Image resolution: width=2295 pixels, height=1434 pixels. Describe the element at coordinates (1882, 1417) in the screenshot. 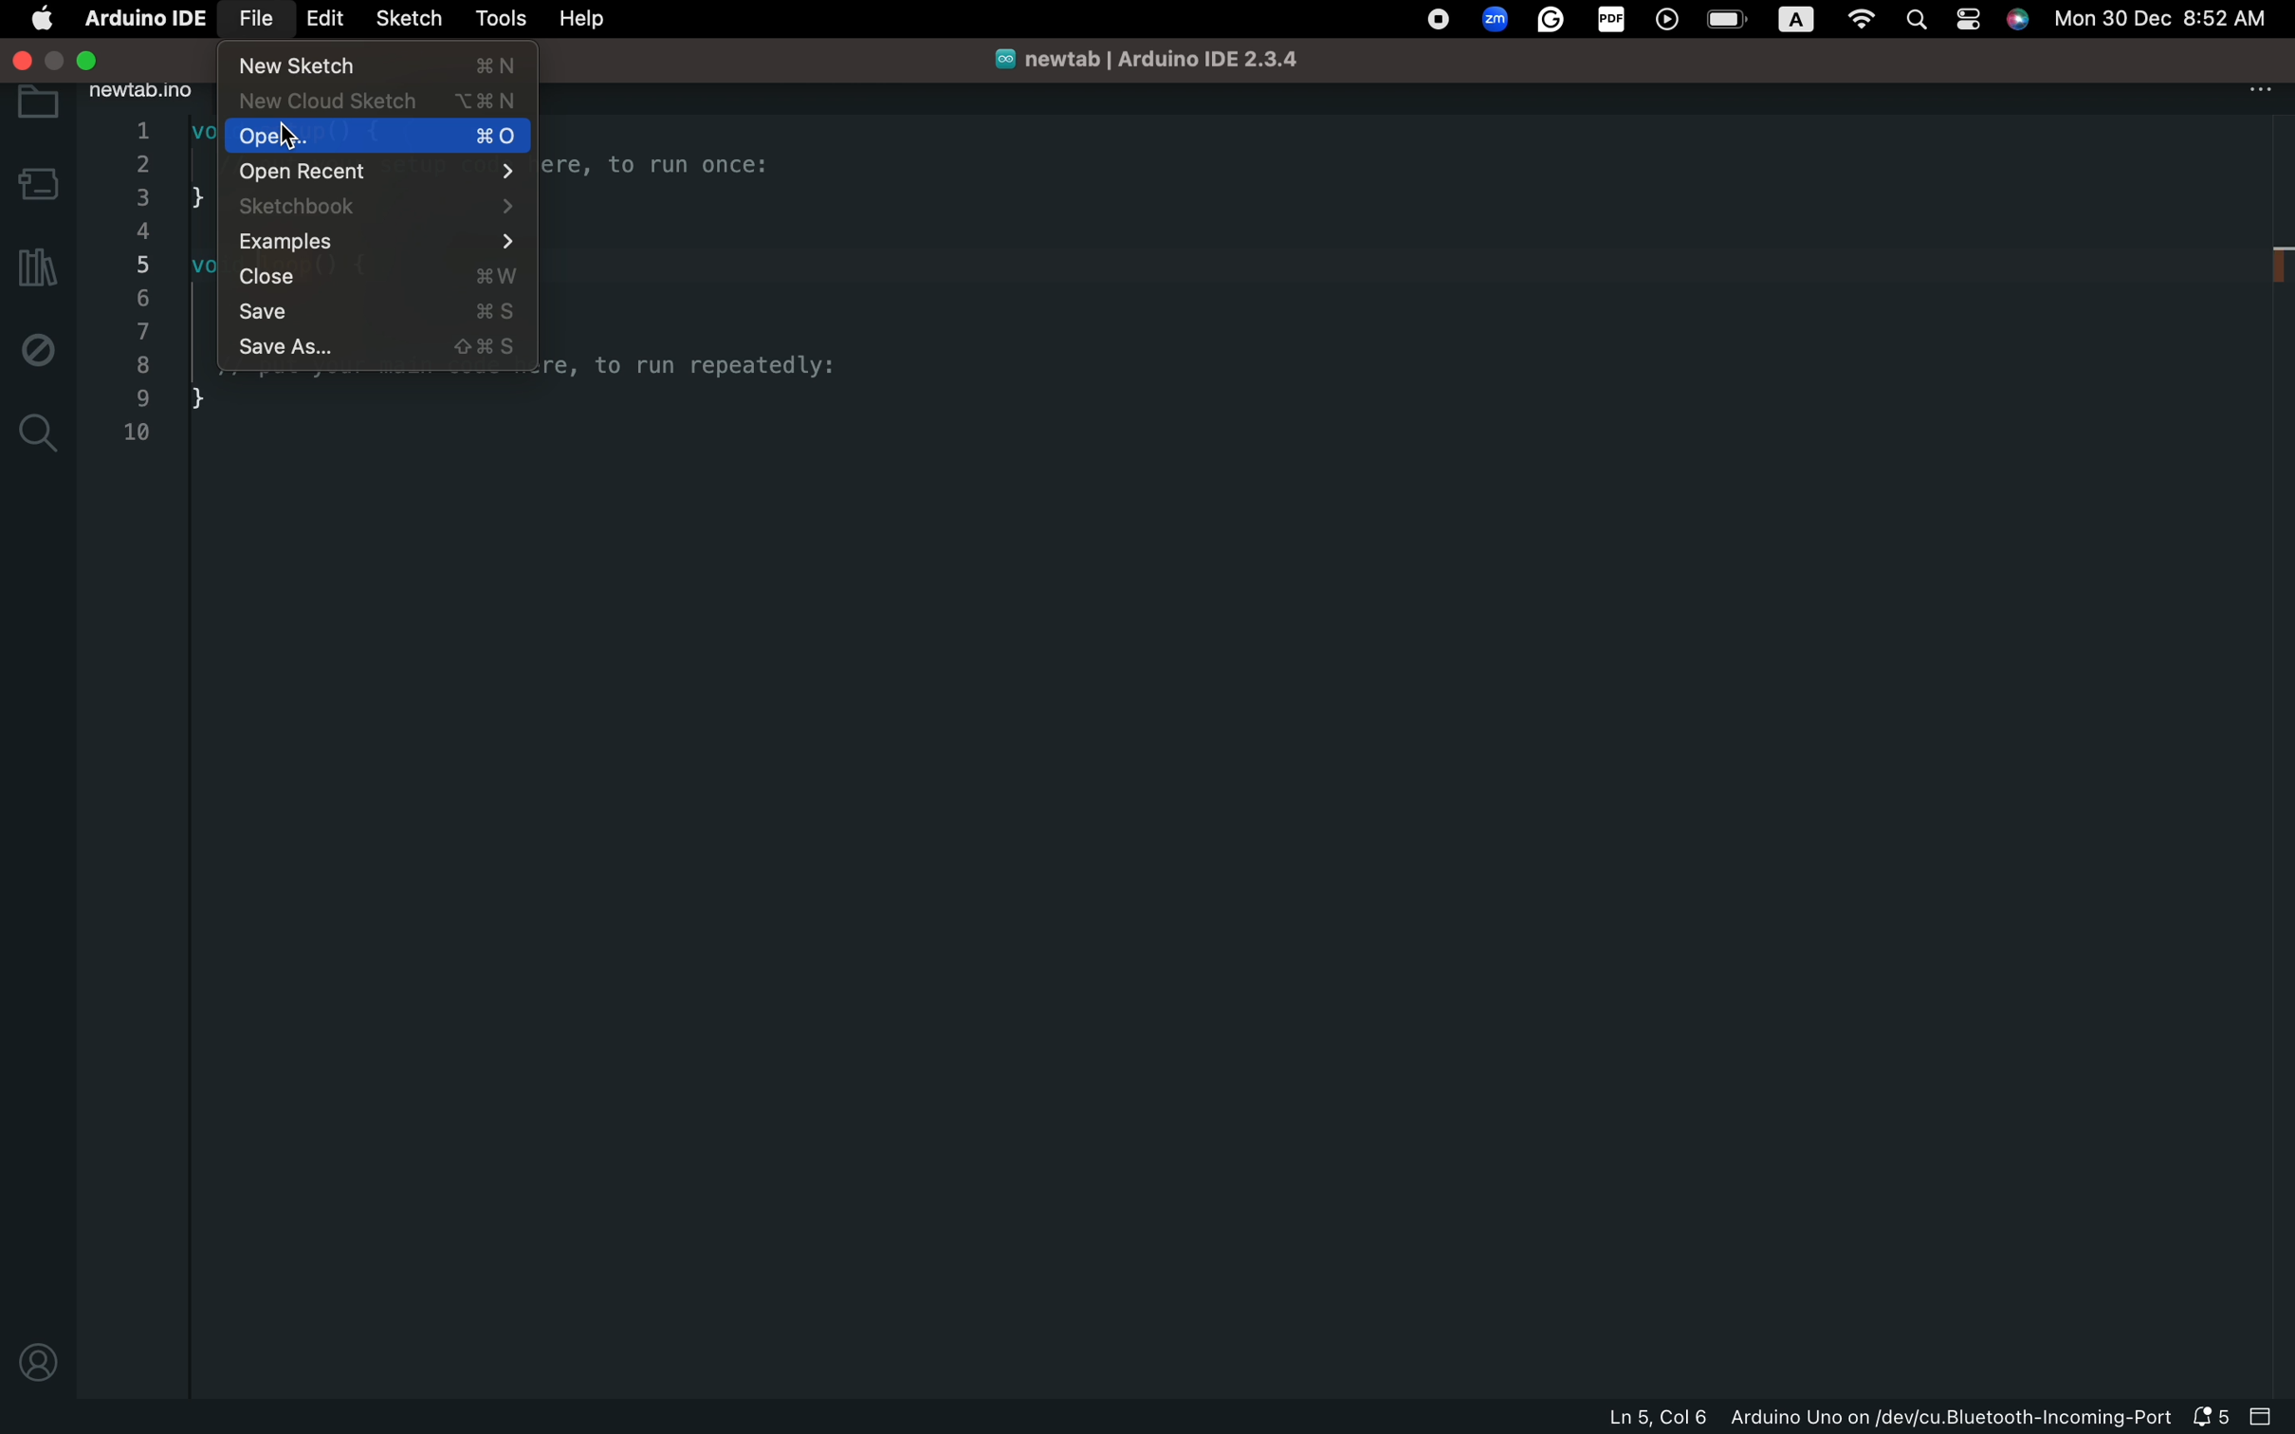

I see `file information` at that location.